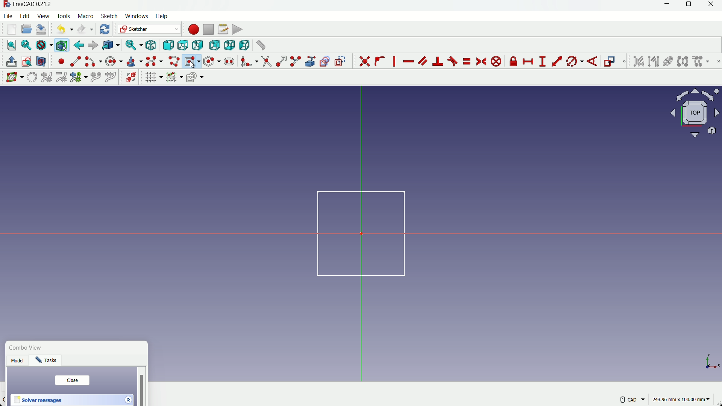 The height and width of the screenshot is (406, 722). I want to click on isometric view, so click(151, 45).